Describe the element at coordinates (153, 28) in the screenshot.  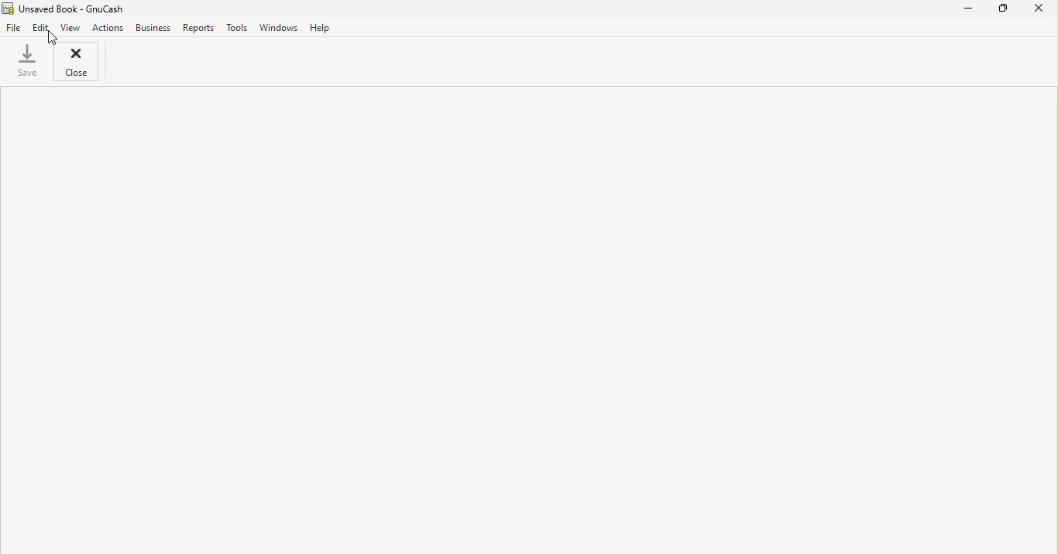
I see `Business` at that location.